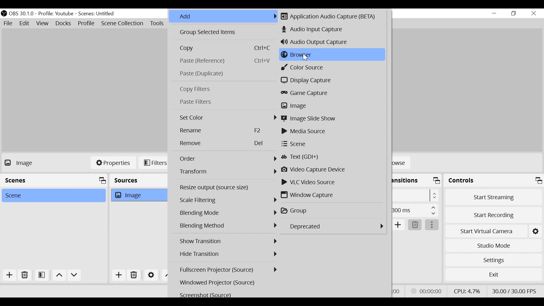  What do you see at coordinates (97, 14) in the screenshot?
I see `Scene Name` at bounding box center [97, 14].